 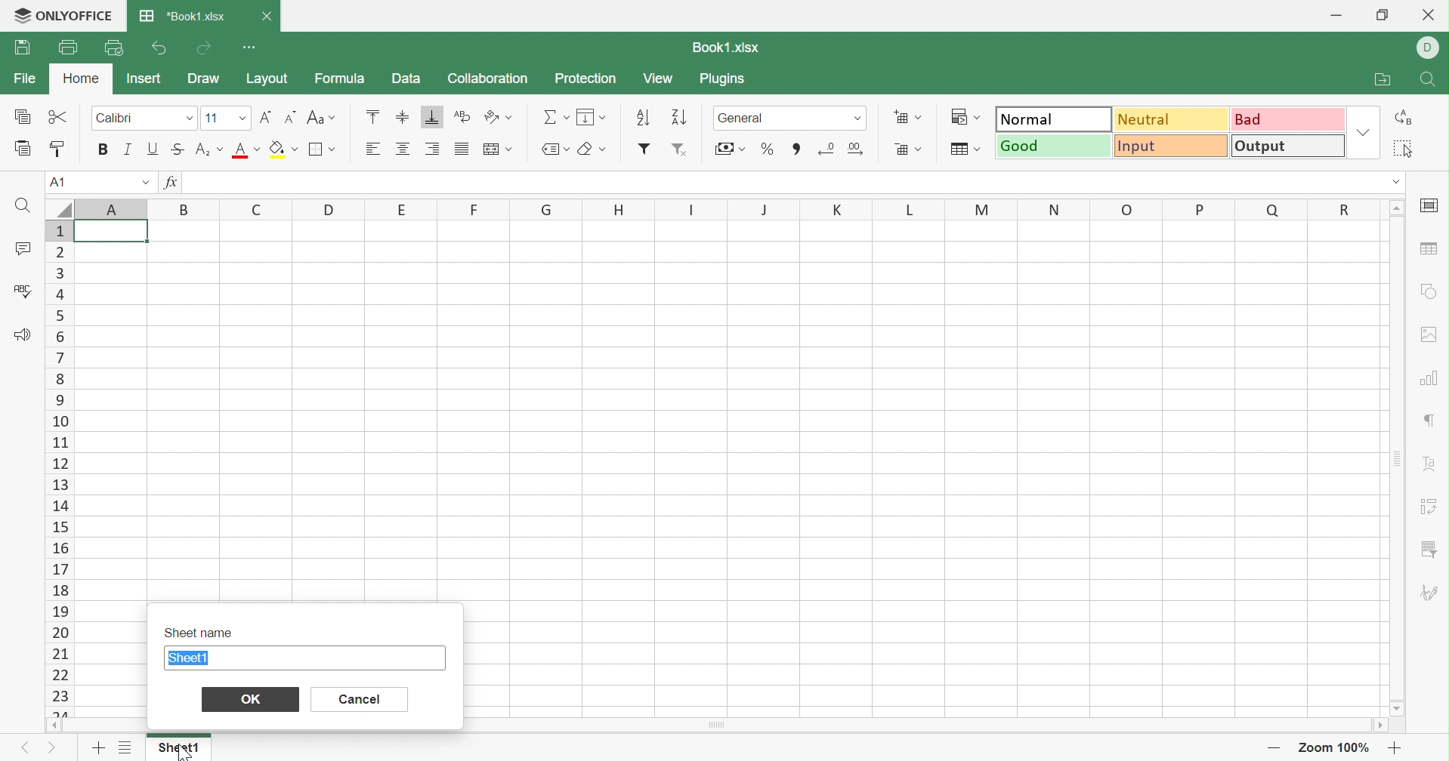 What do you see at coordinates (214, 116) in the screenshot?
I see `11` at bounding box center [214, 116].